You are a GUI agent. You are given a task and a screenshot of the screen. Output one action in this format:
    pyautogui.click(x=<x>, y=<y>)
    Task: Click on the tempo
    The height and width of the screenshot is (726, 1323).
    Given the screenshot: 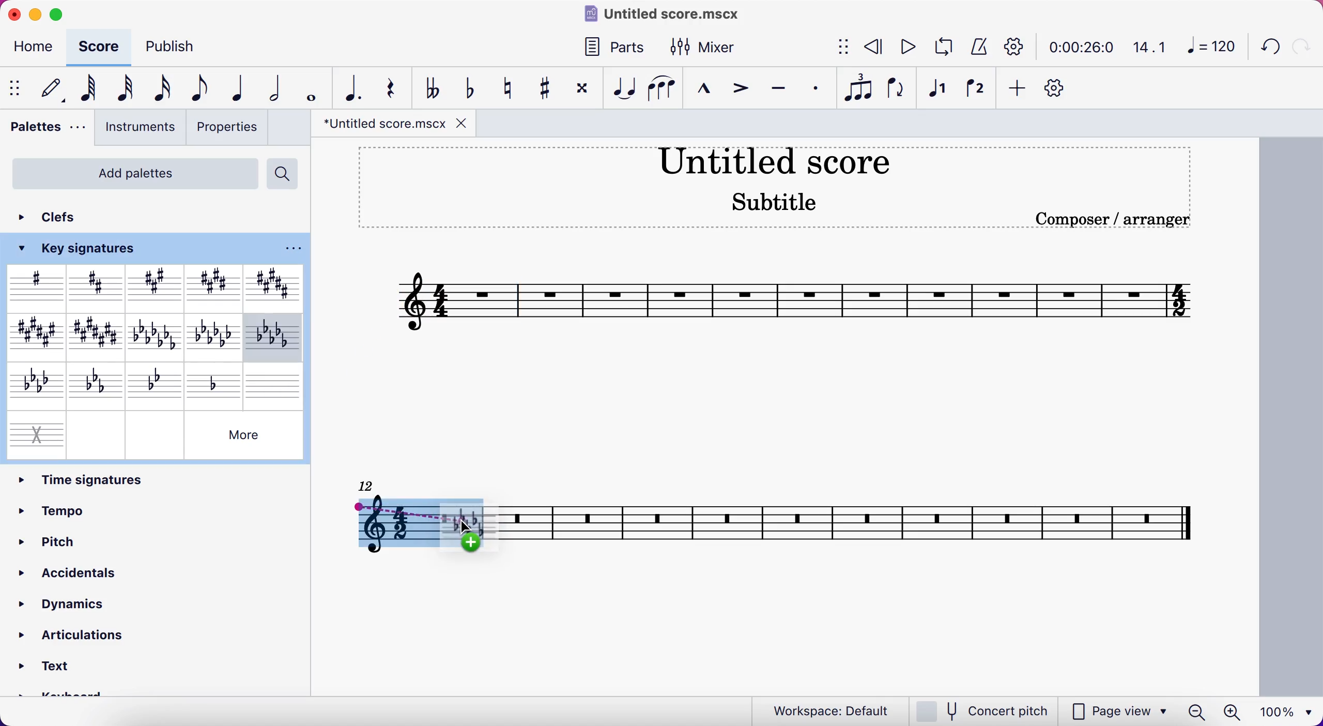 What is the action you would take?
    pyautogui.click(x=97, y=509)
    